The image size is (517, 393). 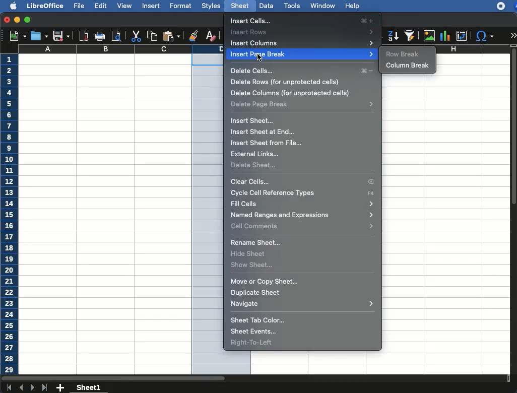 I want to click on first sheet, so click(x=9, y=388).